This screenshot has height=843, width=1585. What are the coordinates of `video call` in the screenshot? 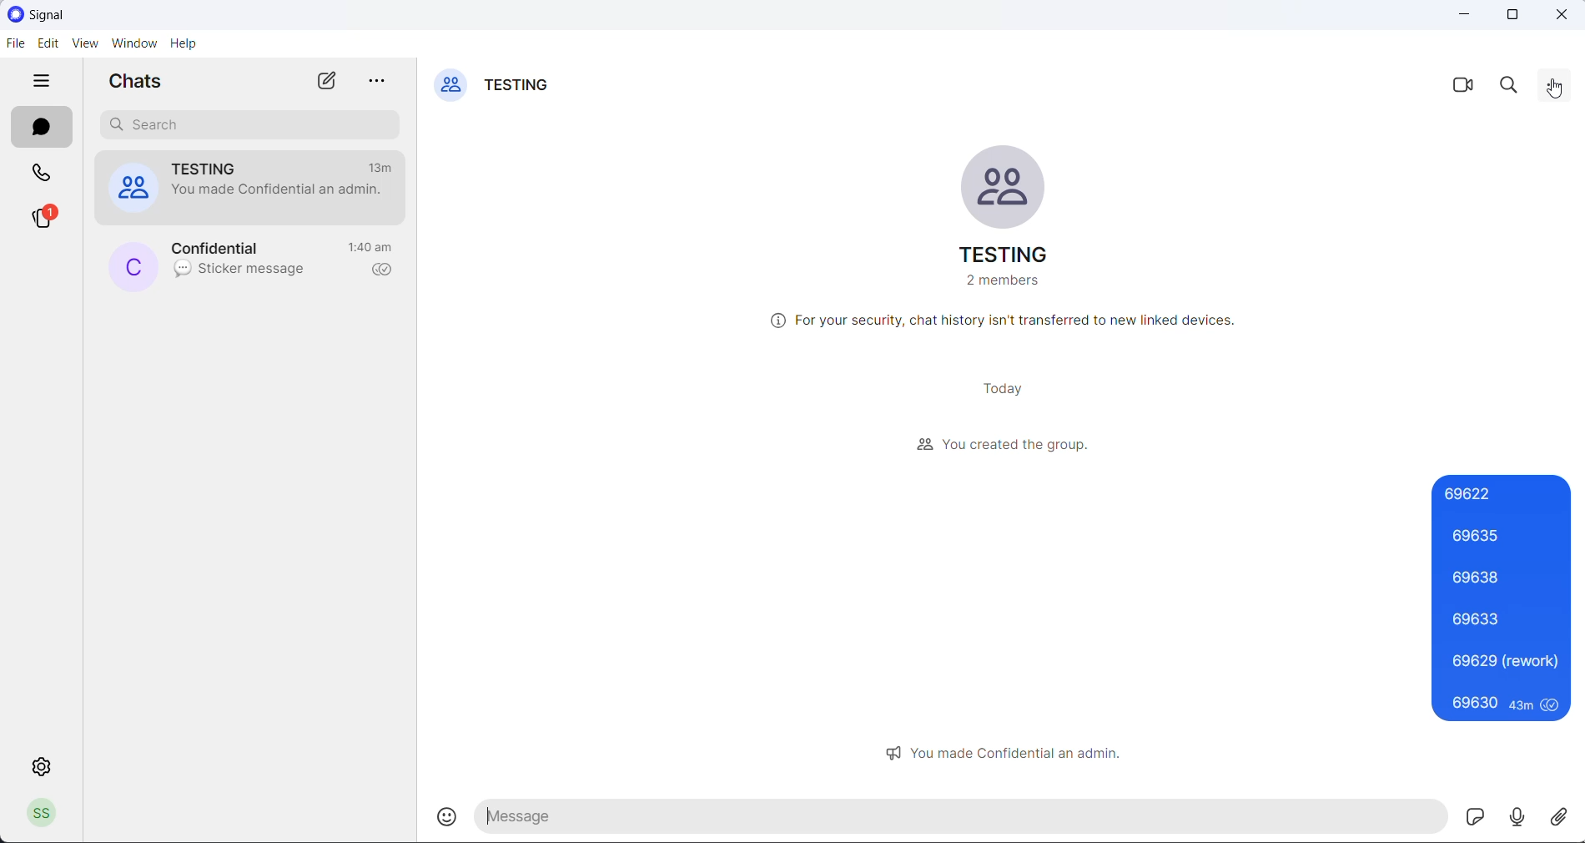 It's located at (1460, 88).